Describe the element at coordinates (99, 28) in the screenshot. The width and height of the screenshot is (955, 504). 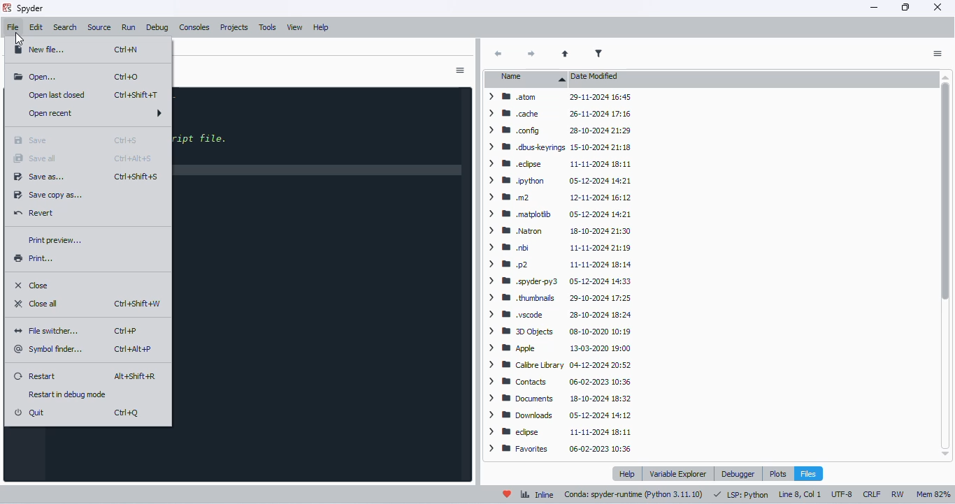
I see `source` at that location.